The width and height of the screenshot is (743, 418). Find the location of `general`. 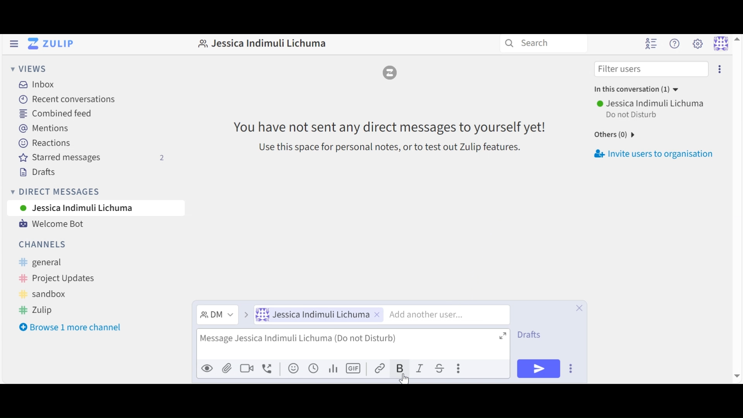

general is located at coordinates (49, 262).